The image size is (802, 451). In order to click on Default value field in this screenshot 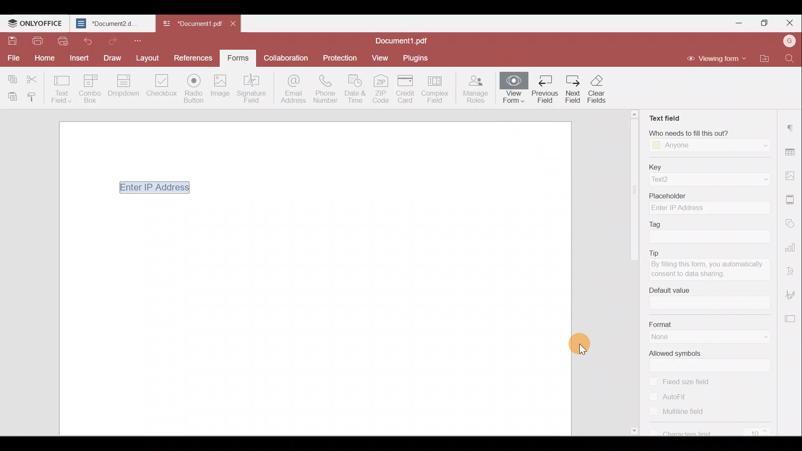, I will do `click(711, 303)`.